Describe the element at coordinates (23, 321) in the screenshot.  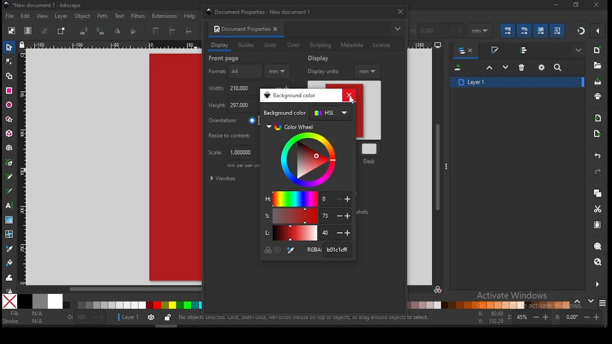
I see `stroke color` at that location.